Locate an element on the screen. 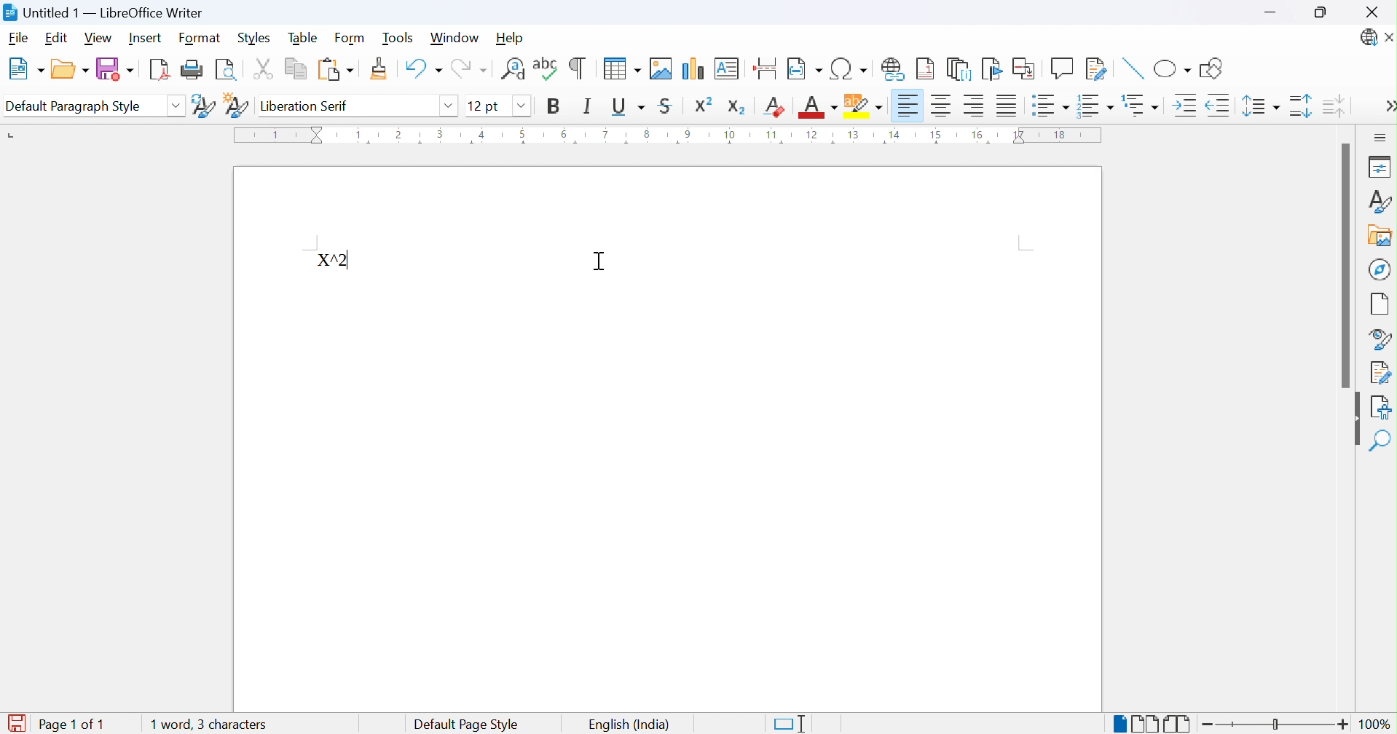 The image size is (1397, 734). LibreOffice update available is located at coordinates (1370, 38).